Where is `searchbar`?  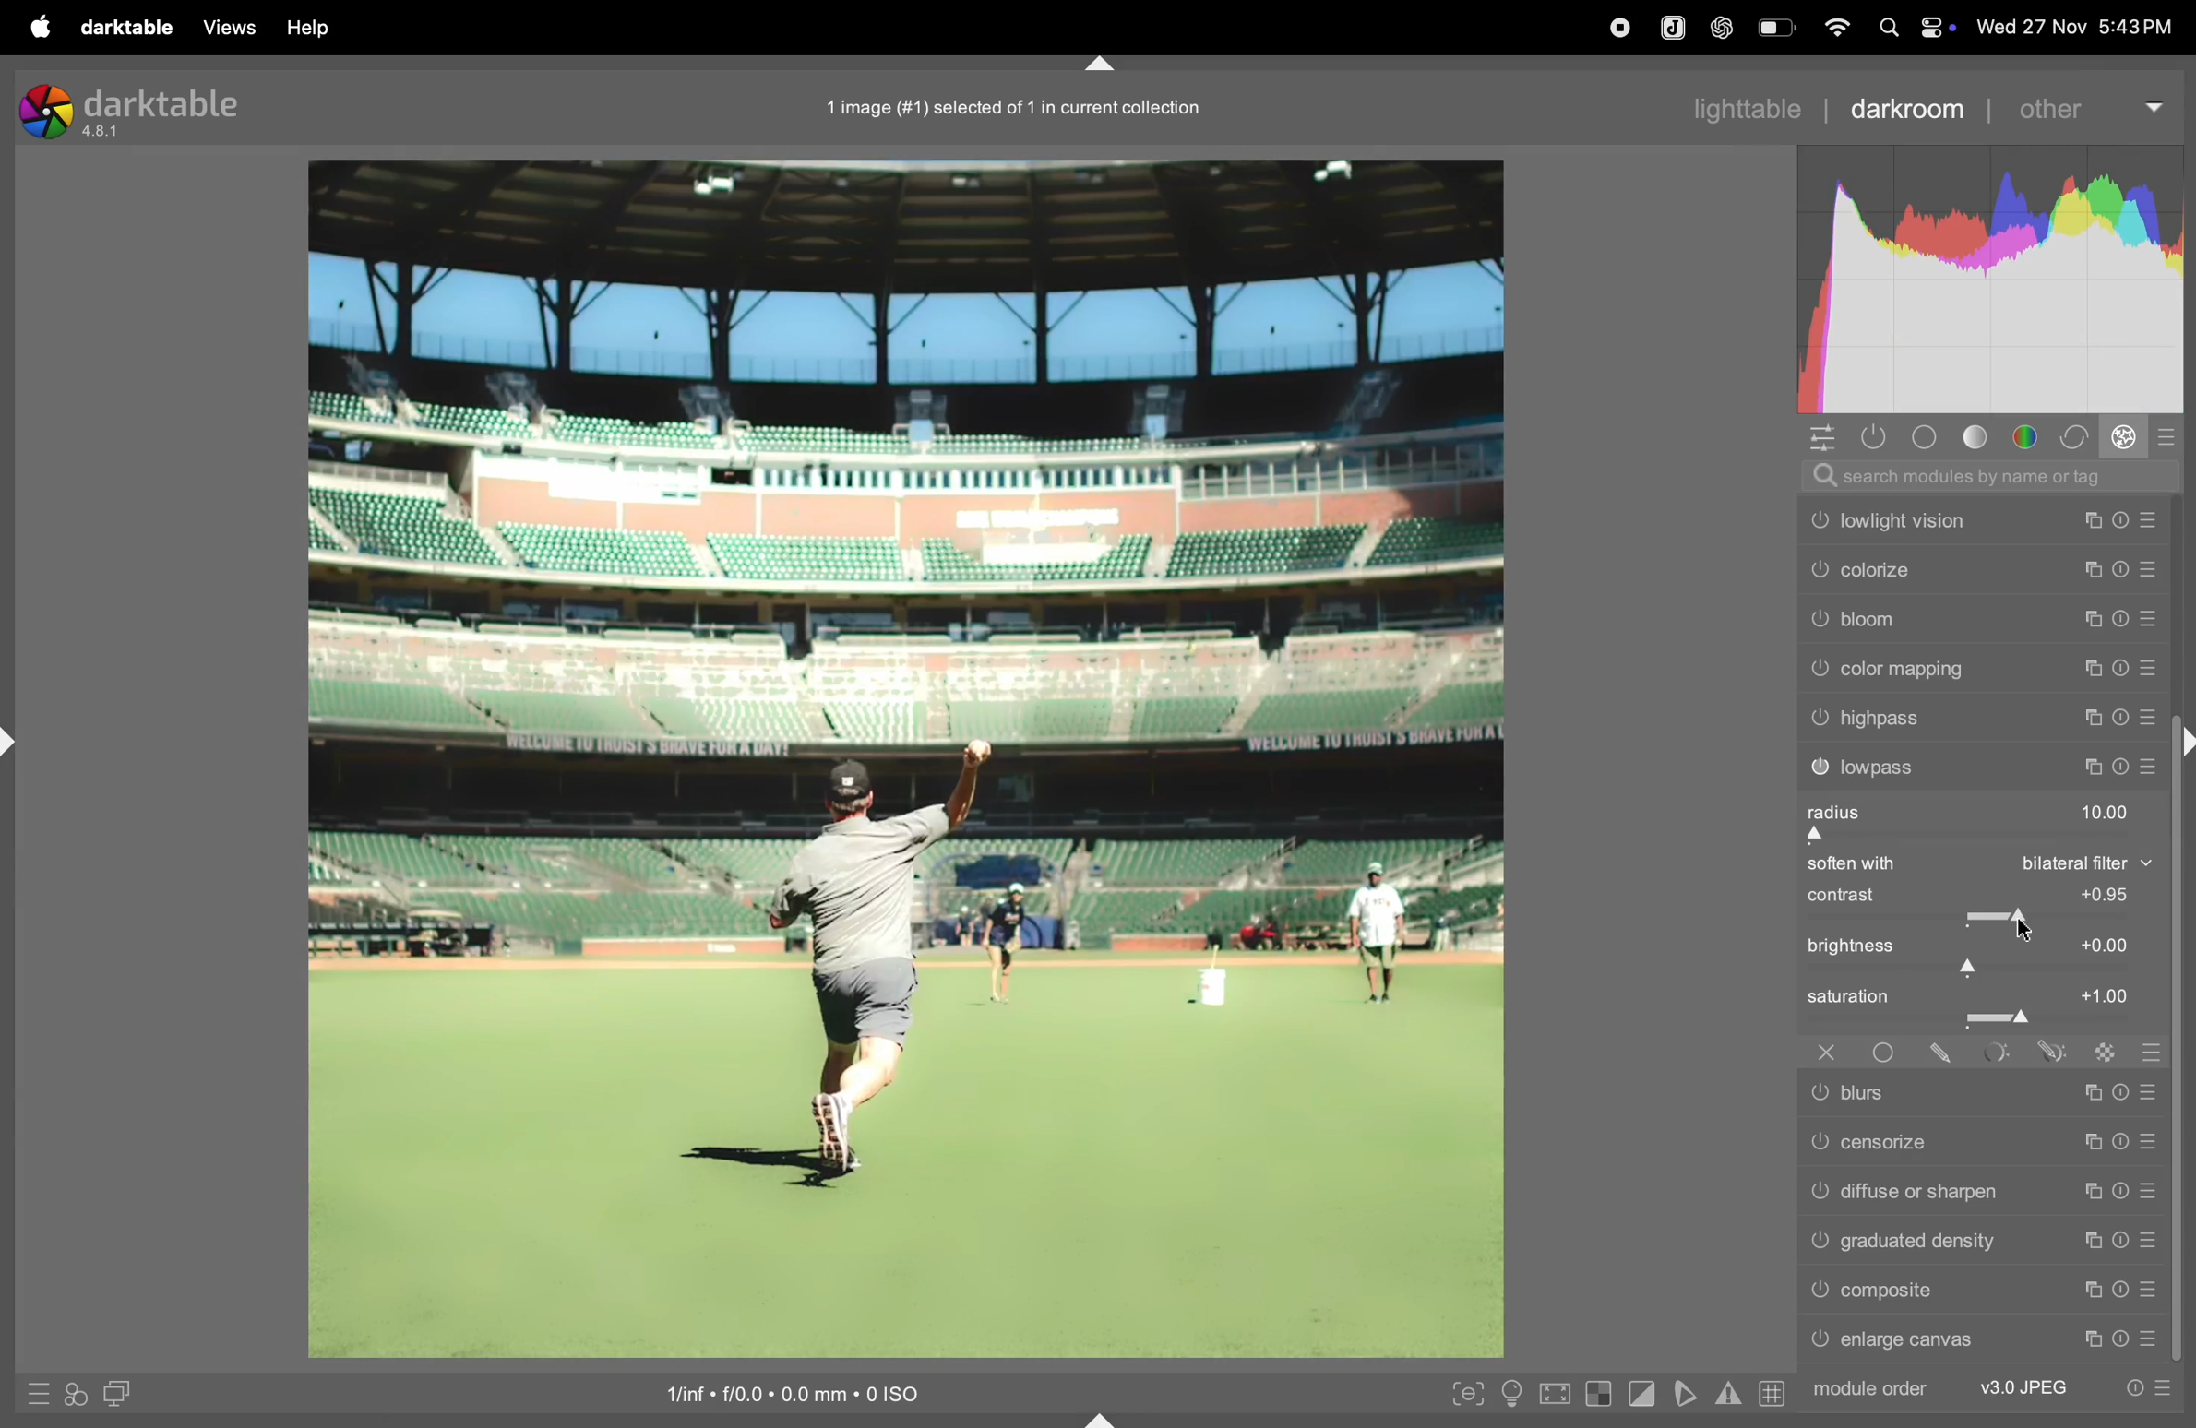
searchbar is located at coordinates (1987, 474).